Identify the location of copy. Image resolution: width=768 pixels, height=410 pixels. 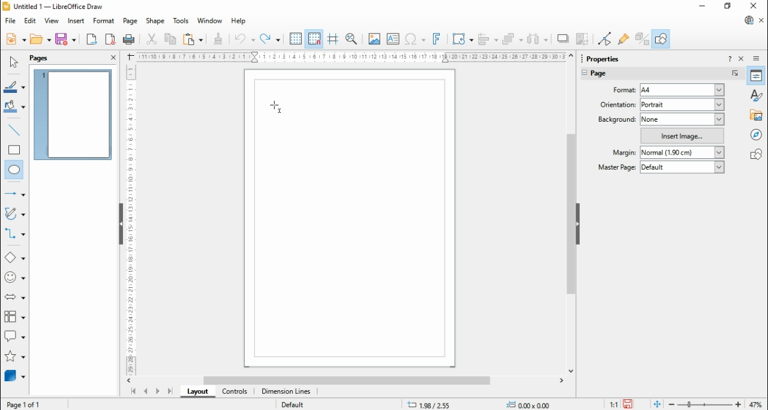
(170, 38).